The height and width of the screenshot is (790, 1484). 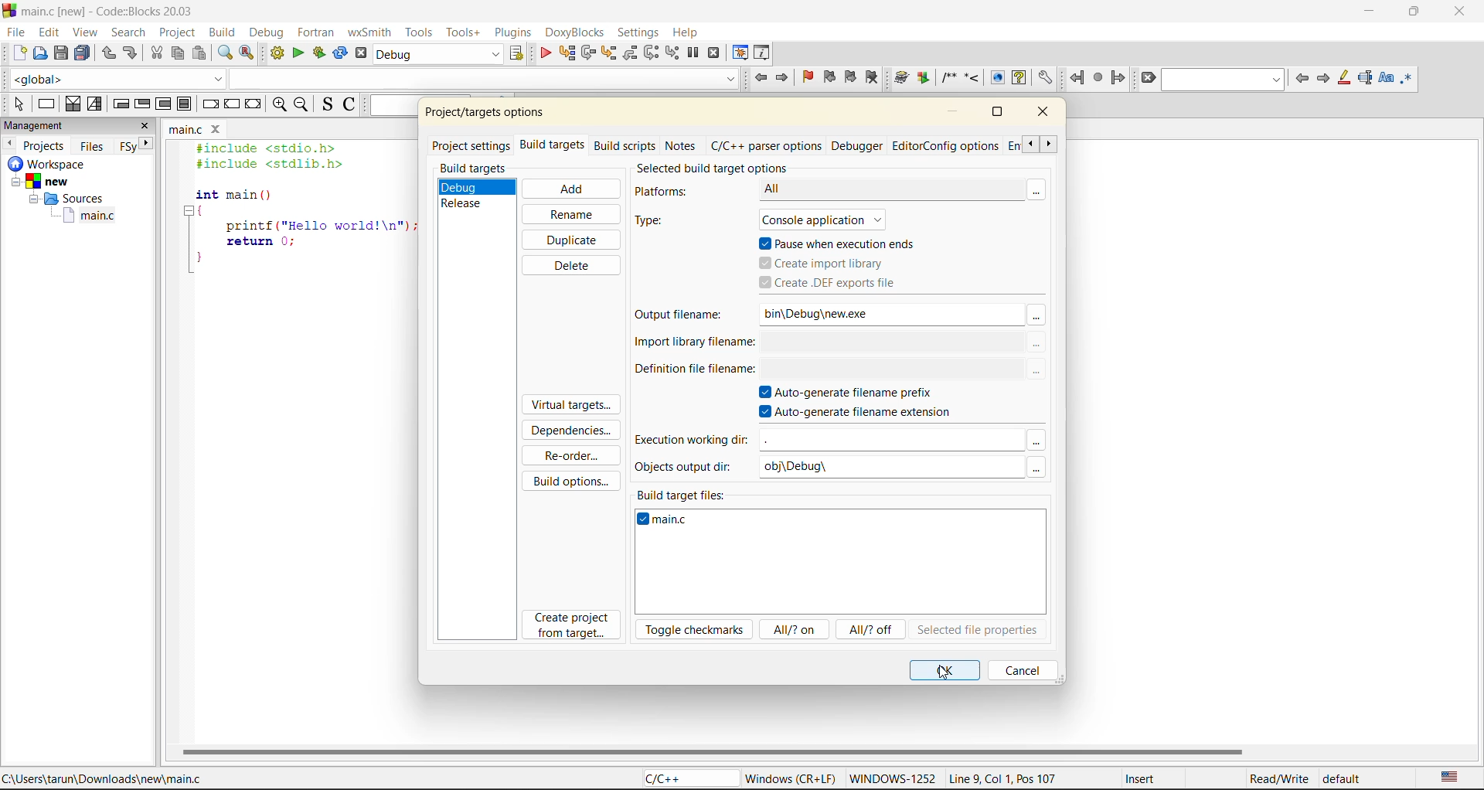 What do you see at coordinates (811, 77) in the screenshot?
I see `toggle bookmark` at bounding box center [811, 77].